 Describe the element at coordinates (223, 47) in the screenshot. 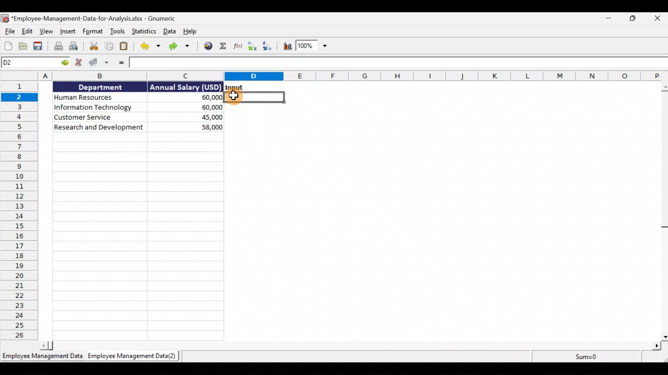

I see `Sum into current cell` at that location.